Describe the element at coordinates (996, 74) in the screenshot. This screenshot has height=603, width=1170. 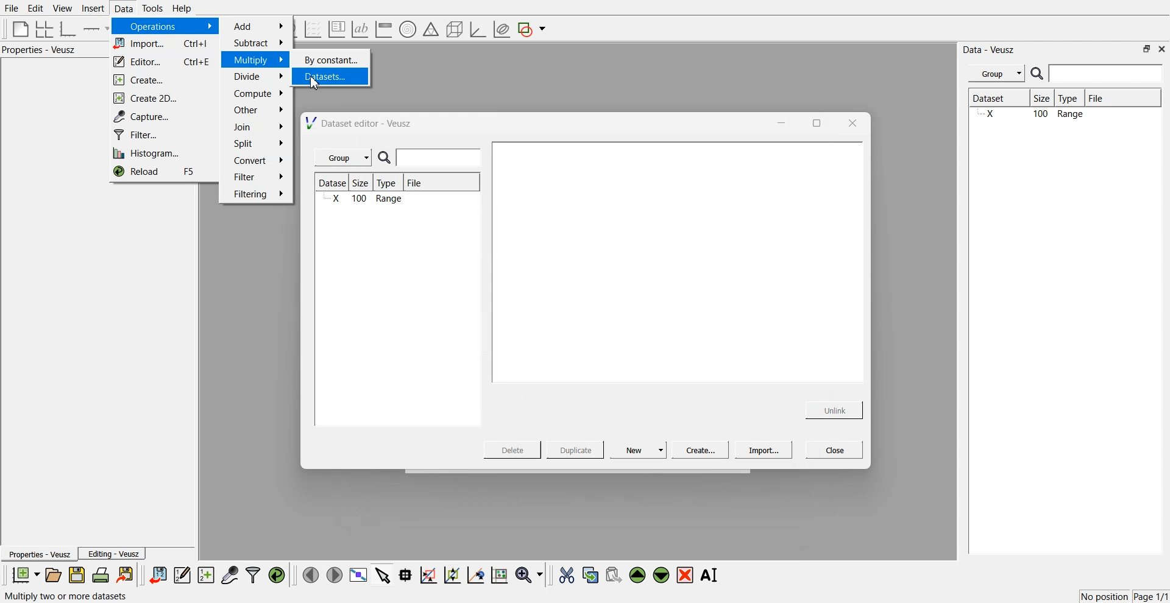
I see `` at that location.